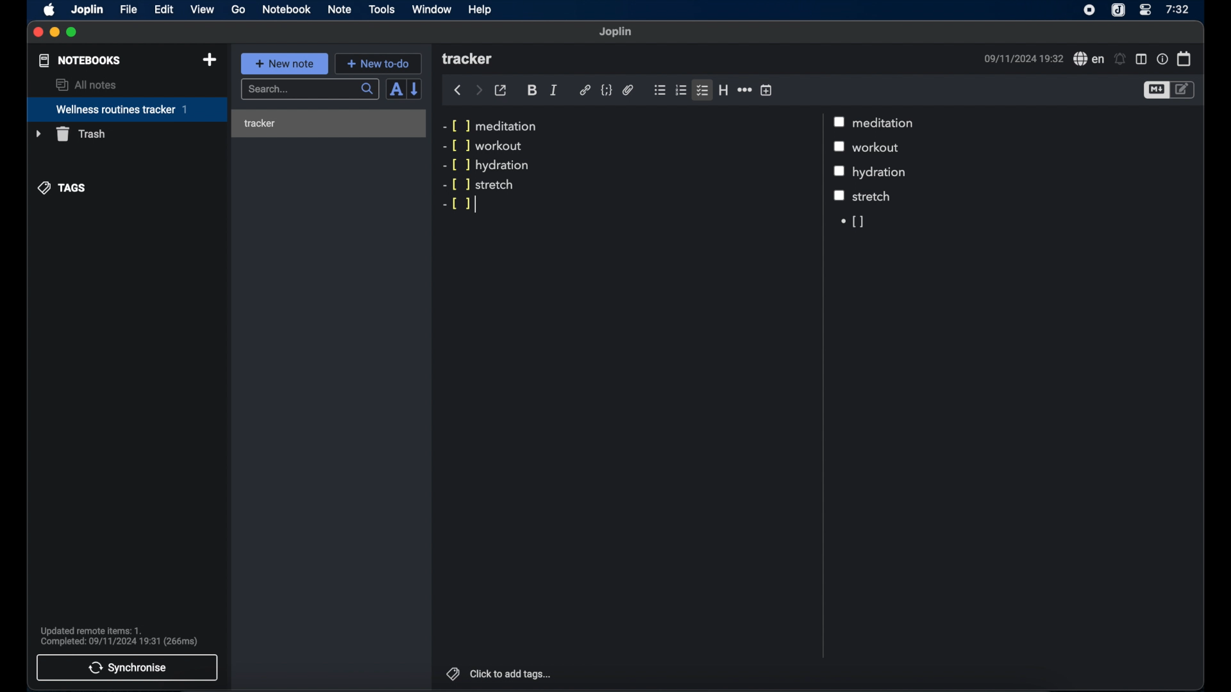 The height and width of the screenshot is (692, 1231). Describe the element at coordinates (882, 173) in the screenshot. I see `hydration` at that location.